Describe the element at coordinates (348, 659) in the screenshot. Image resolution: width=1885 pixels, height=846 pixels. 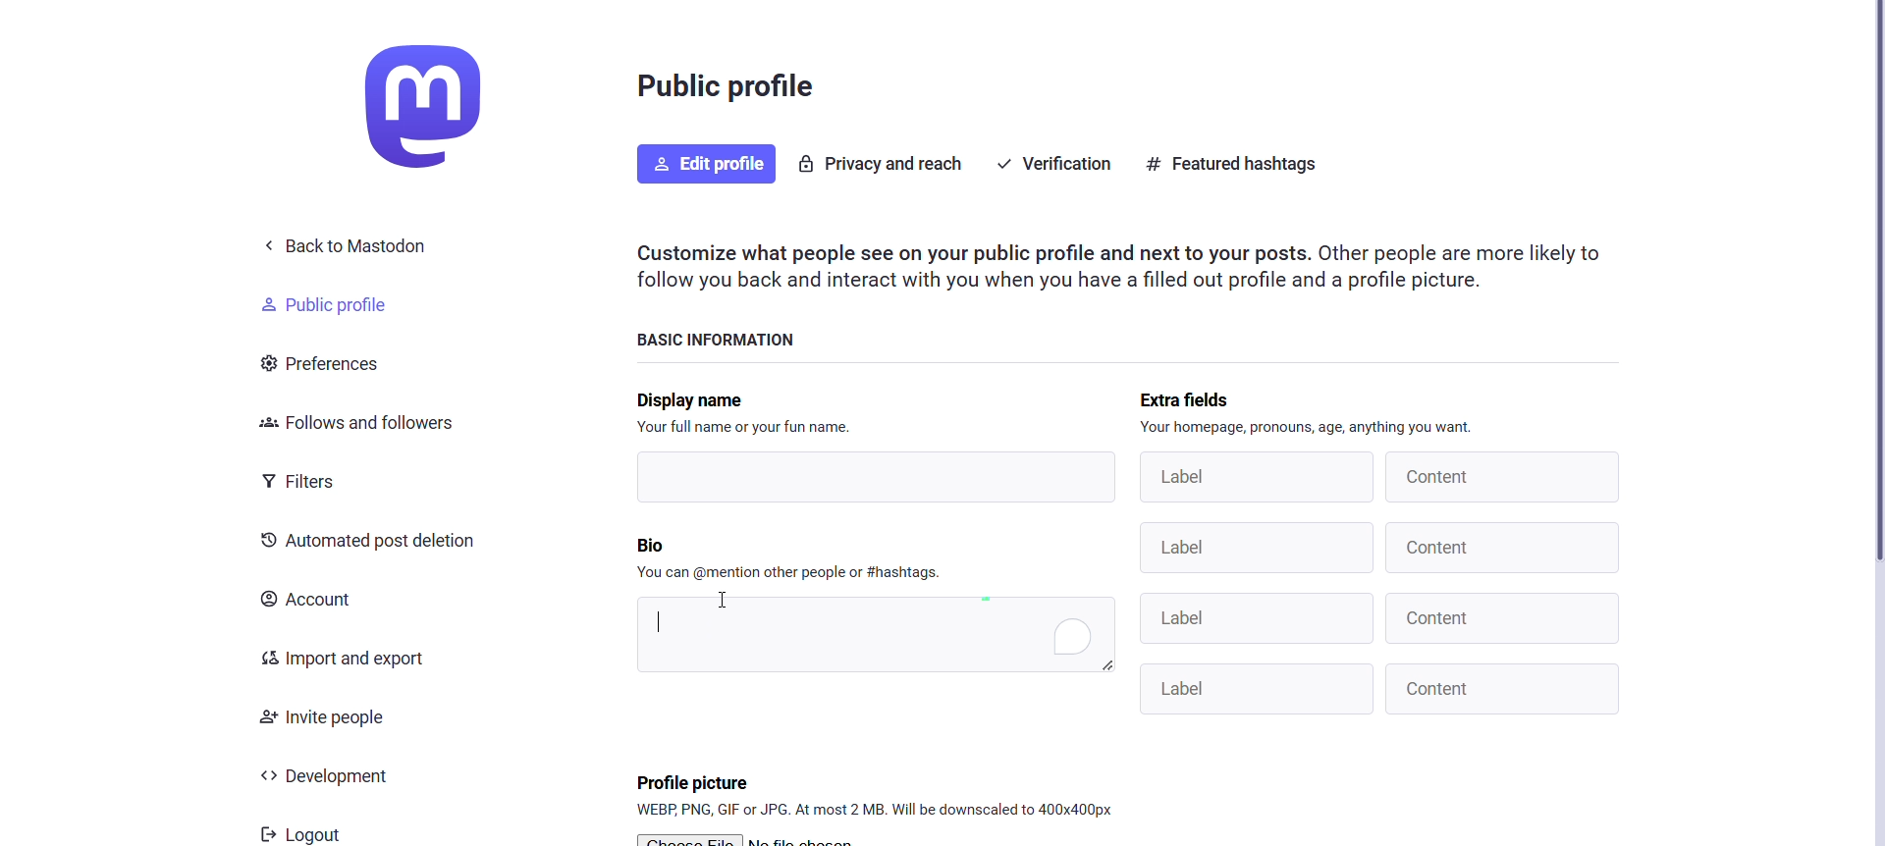
I see `Import and Export` at that location.